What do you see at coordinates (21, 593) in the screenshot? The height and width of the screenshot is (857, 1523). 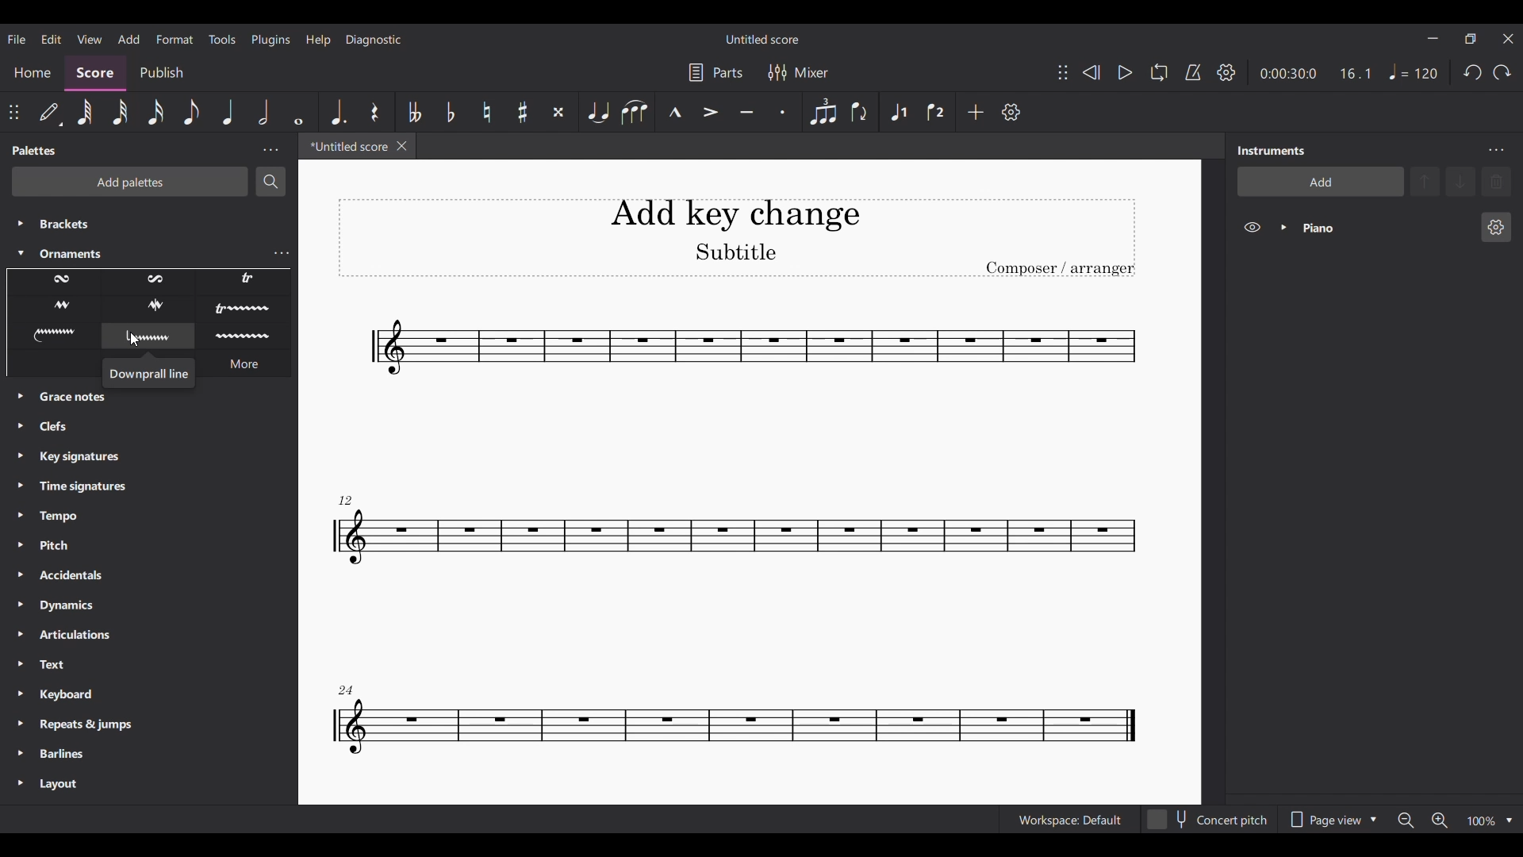 I see `Expand palettes` at bounding box center [21, 593].